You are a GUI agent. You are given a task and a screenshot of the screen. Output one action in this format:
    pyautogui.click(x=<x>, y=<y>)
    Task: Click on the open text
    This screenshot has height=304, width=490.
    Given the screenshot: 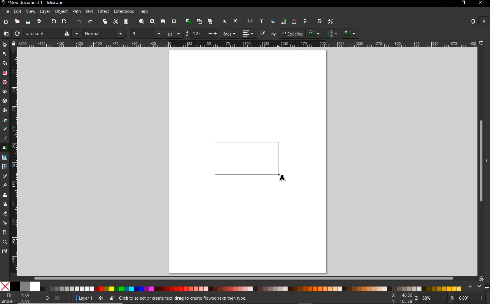 What is the action you would take?
    pyautogui.click(x=261, y=21)
    